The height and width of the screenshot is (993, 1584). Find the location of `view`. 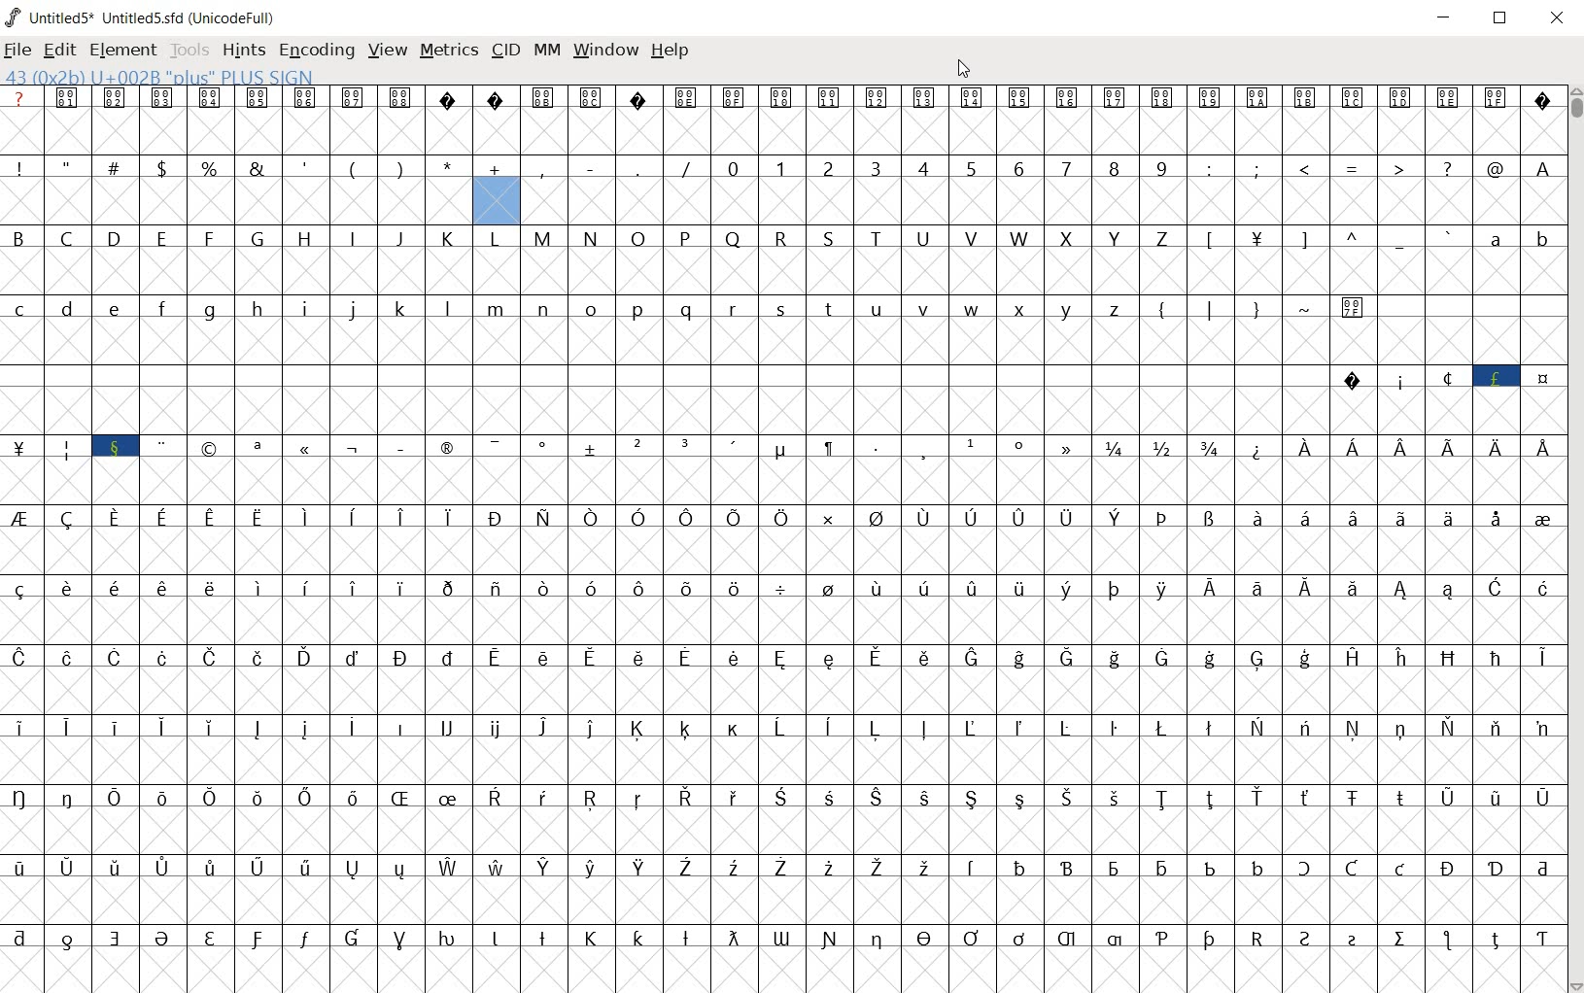

view is located at coordinates (386, 48).